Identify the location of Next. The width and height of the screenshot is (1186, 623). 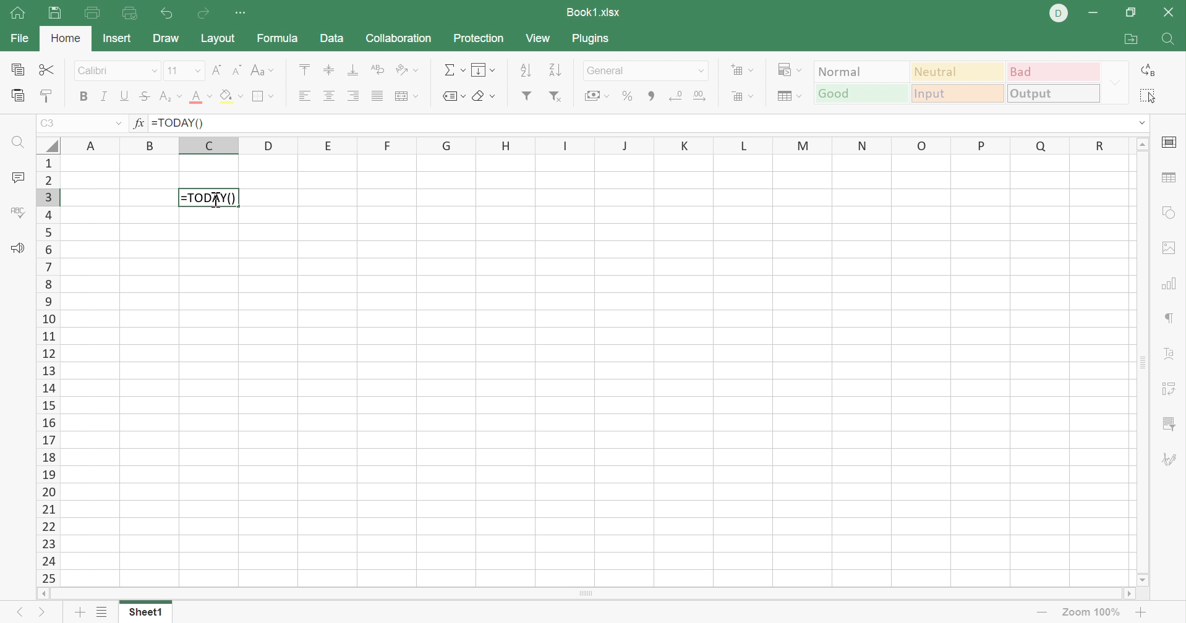
(43, 611).